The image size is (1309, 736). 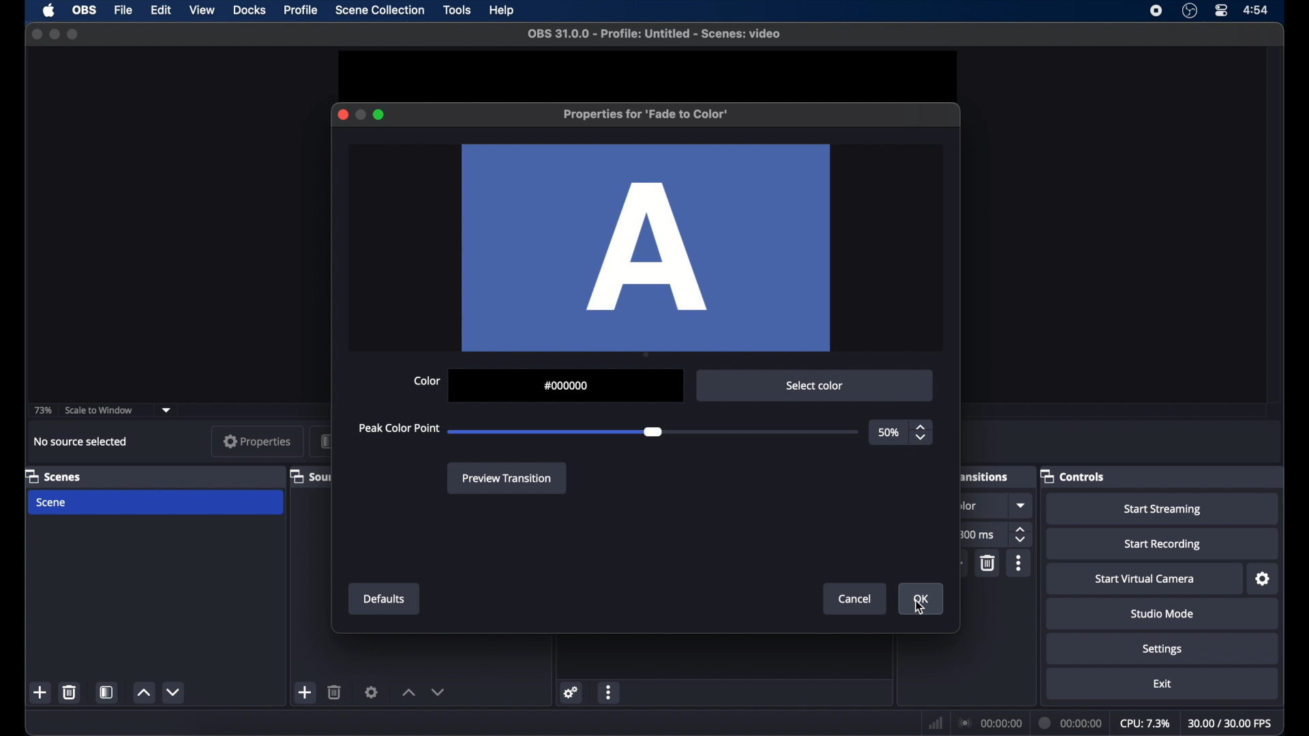 I want to click on scene, so click(x=52, y=504).